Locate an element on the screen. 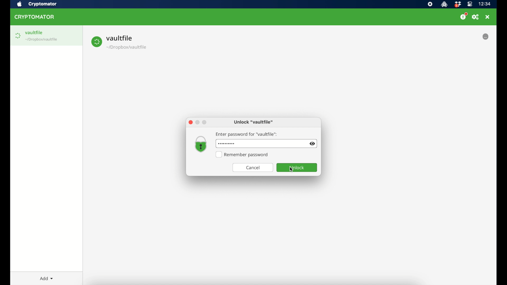  vault file is located at coordinates (119, 42).